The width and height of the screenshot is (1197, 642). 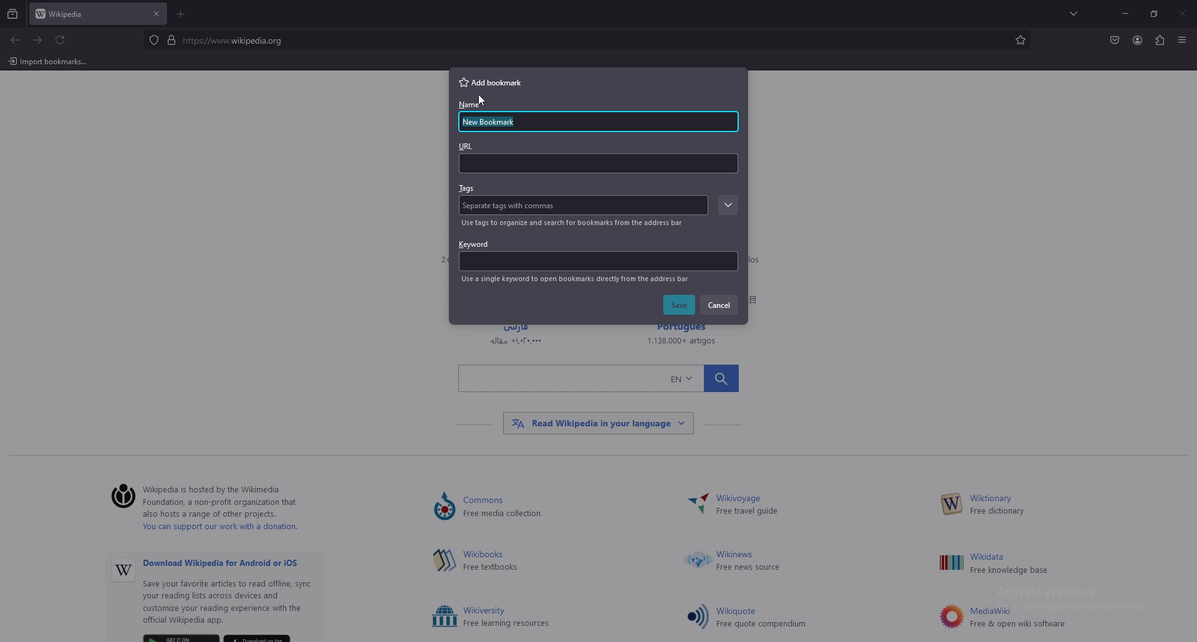 I want to click on , so click(x=749, y=562).